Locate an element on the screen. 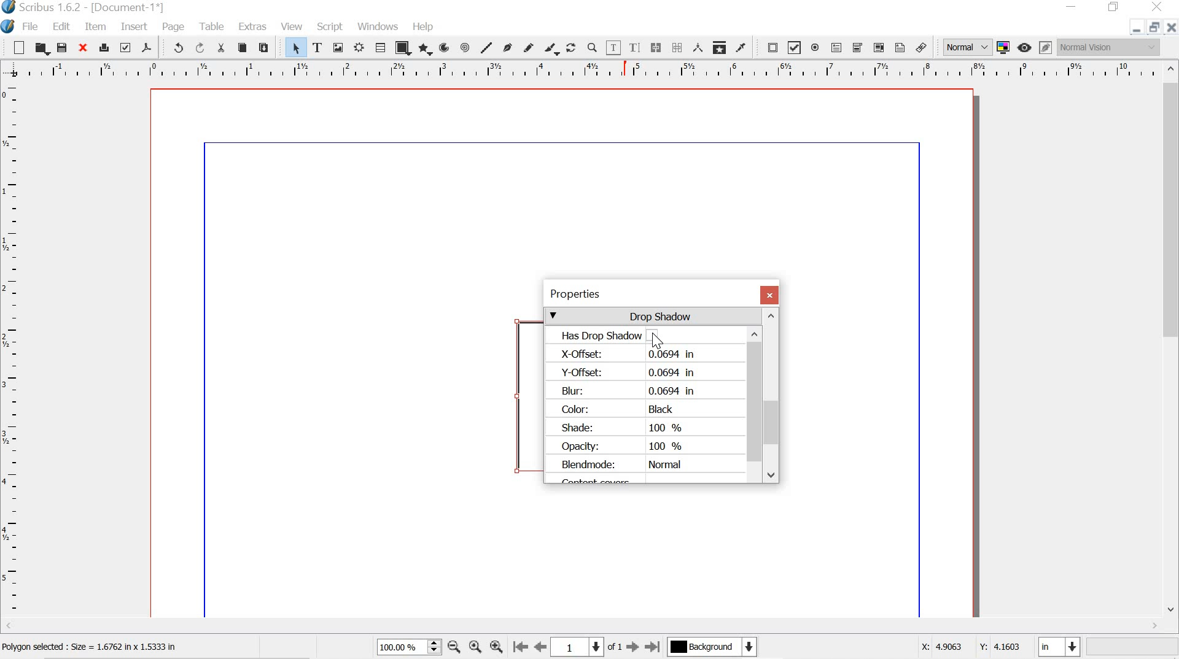 The image size is (1179, 659). 100.00% is located at coordinates (397, 649).